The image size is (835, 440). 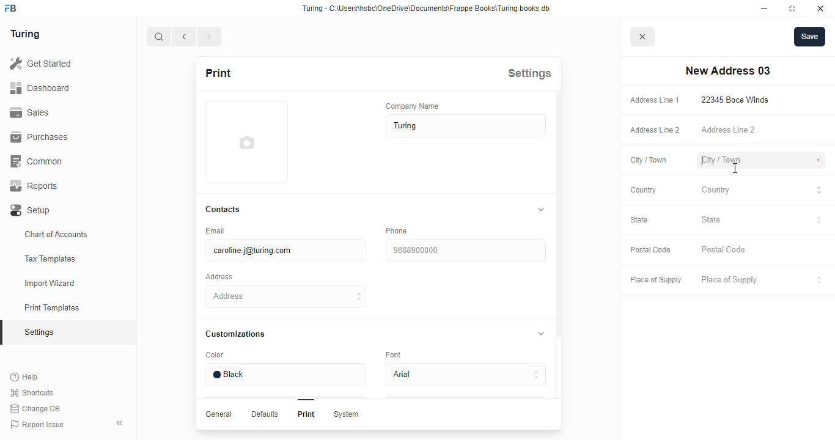 What do you see at coordinates (39, 137) in the screenshot?
I see `purchases` at bounding box center [39, 137].